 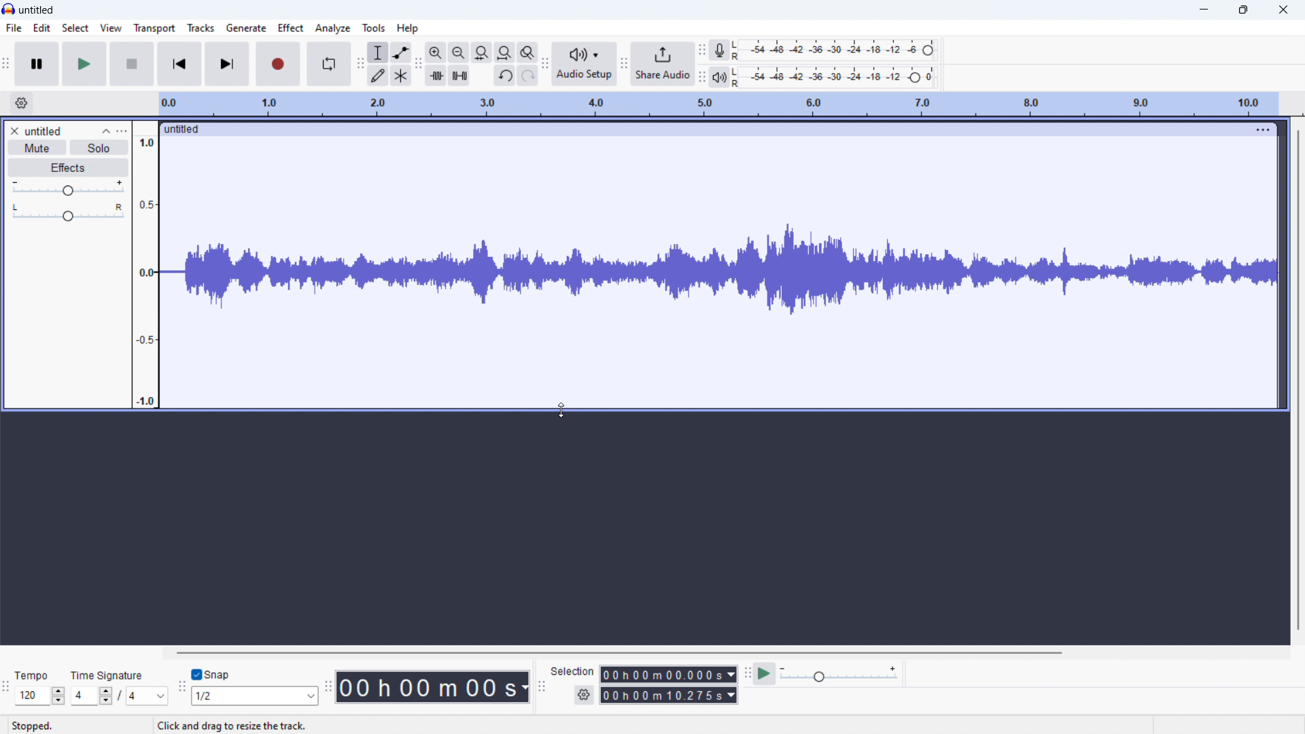 What do you see at coordinates (39, 696) in the screenshot?
I see `set tempo` at bounding box center [39, 696].